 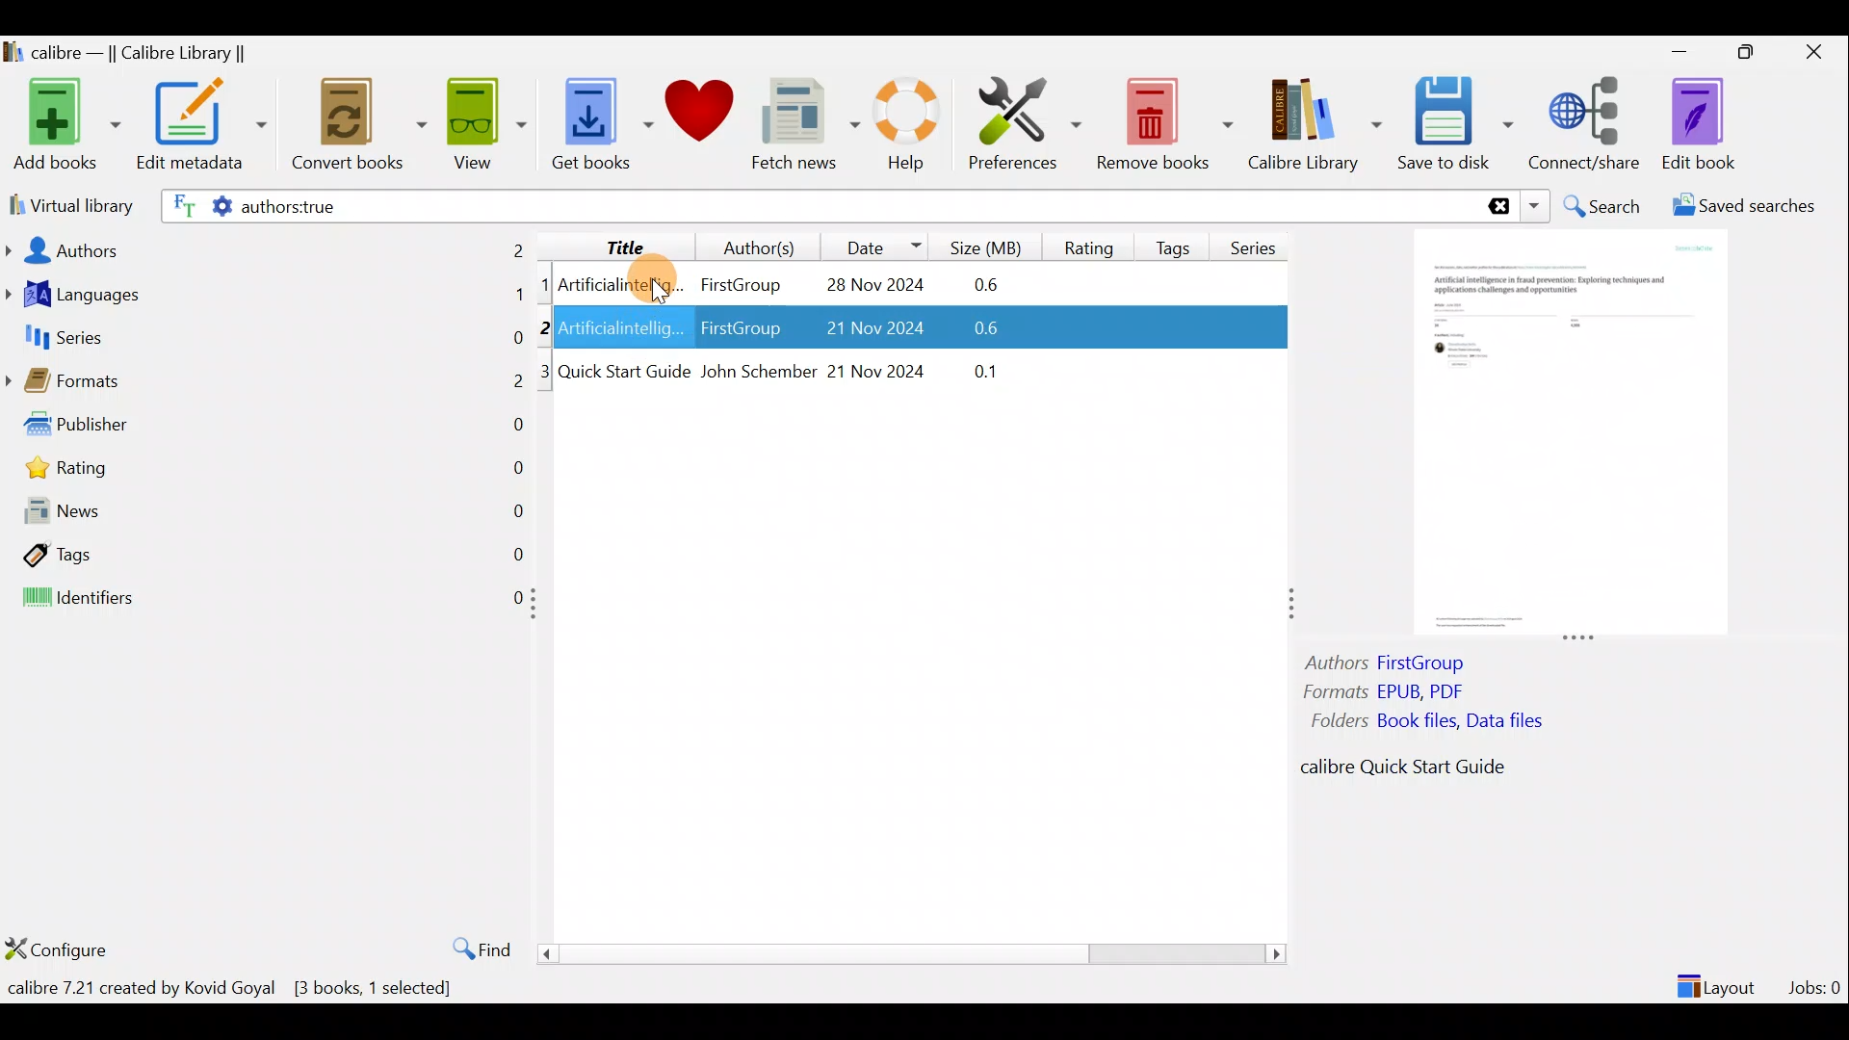 I want to click on Cursor, so click(x=646, y=280).